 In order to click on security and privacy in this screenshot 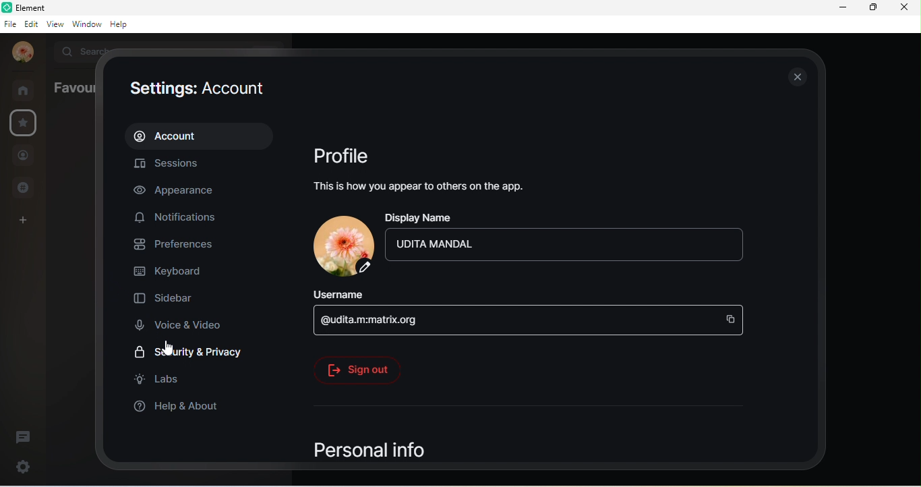, I will do `click(189, 354)`.